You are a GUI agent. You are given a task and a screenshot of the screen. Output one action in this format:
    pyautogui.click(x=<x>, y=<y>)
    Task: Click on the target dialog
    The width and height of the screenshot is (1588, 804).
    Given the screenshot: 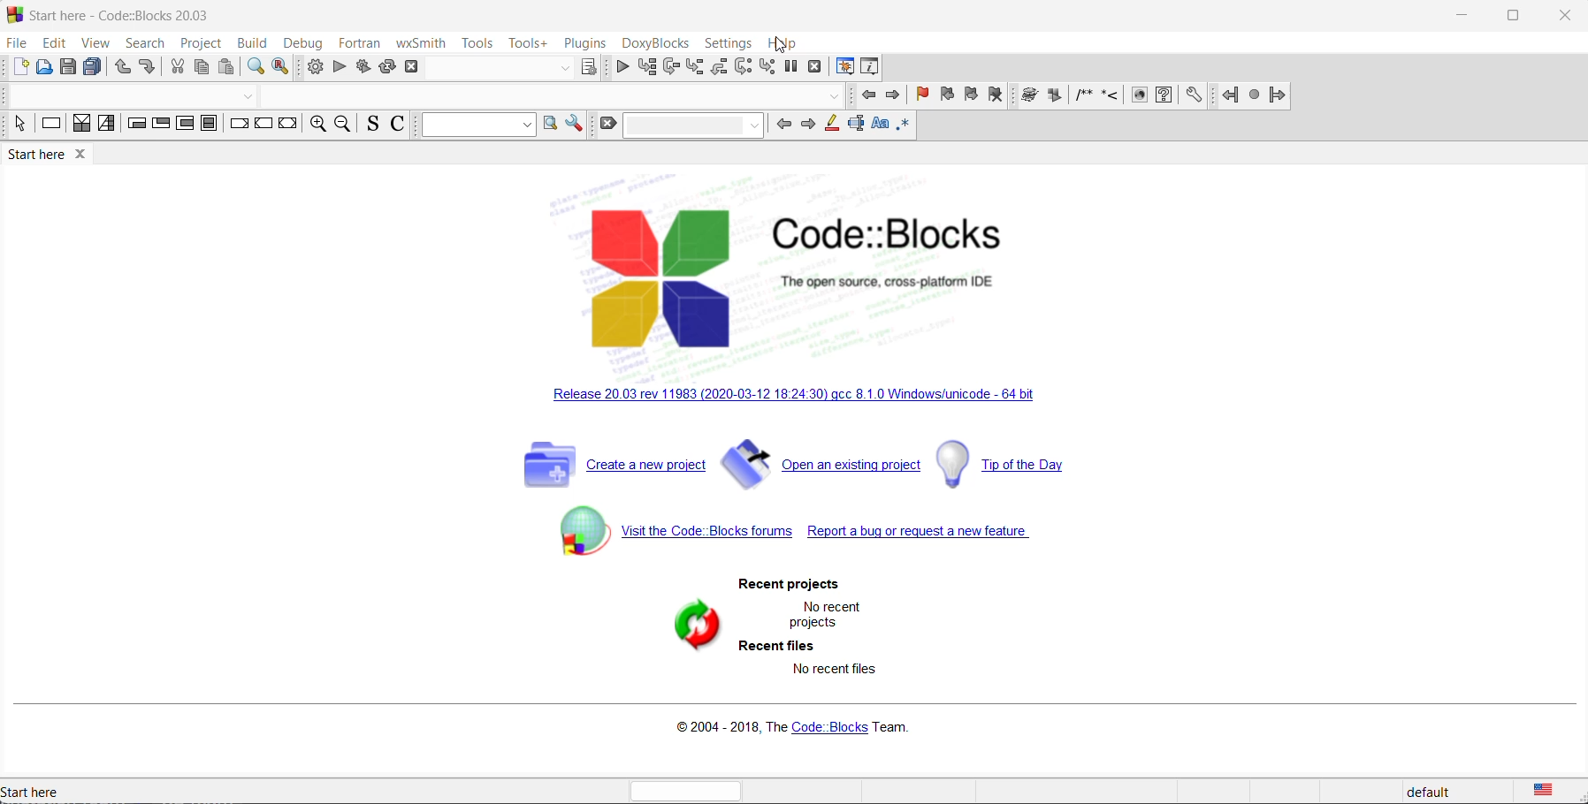 What is the action you would take?
    pyautogui.click(x=587, y=67)
    